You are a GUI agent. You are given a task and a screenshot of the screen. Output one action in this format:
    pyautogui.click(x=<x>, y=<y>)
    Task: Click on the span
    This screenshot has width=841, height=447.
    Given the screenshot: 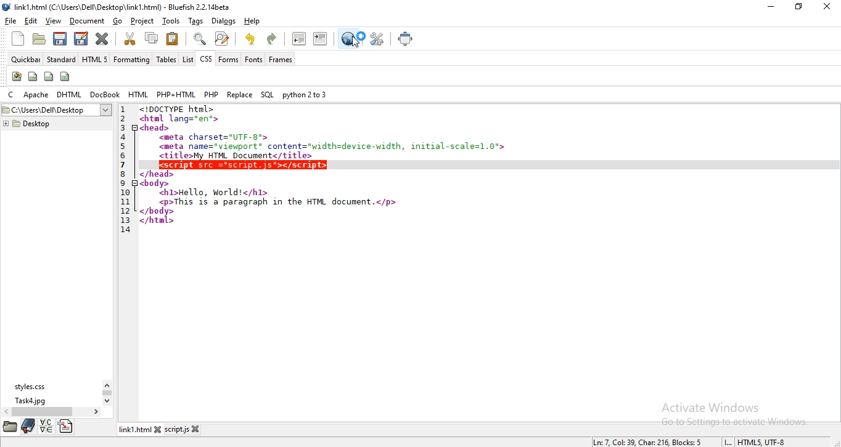 What is the action you would take?
    pyautogui.click(x=32, y=76)
    